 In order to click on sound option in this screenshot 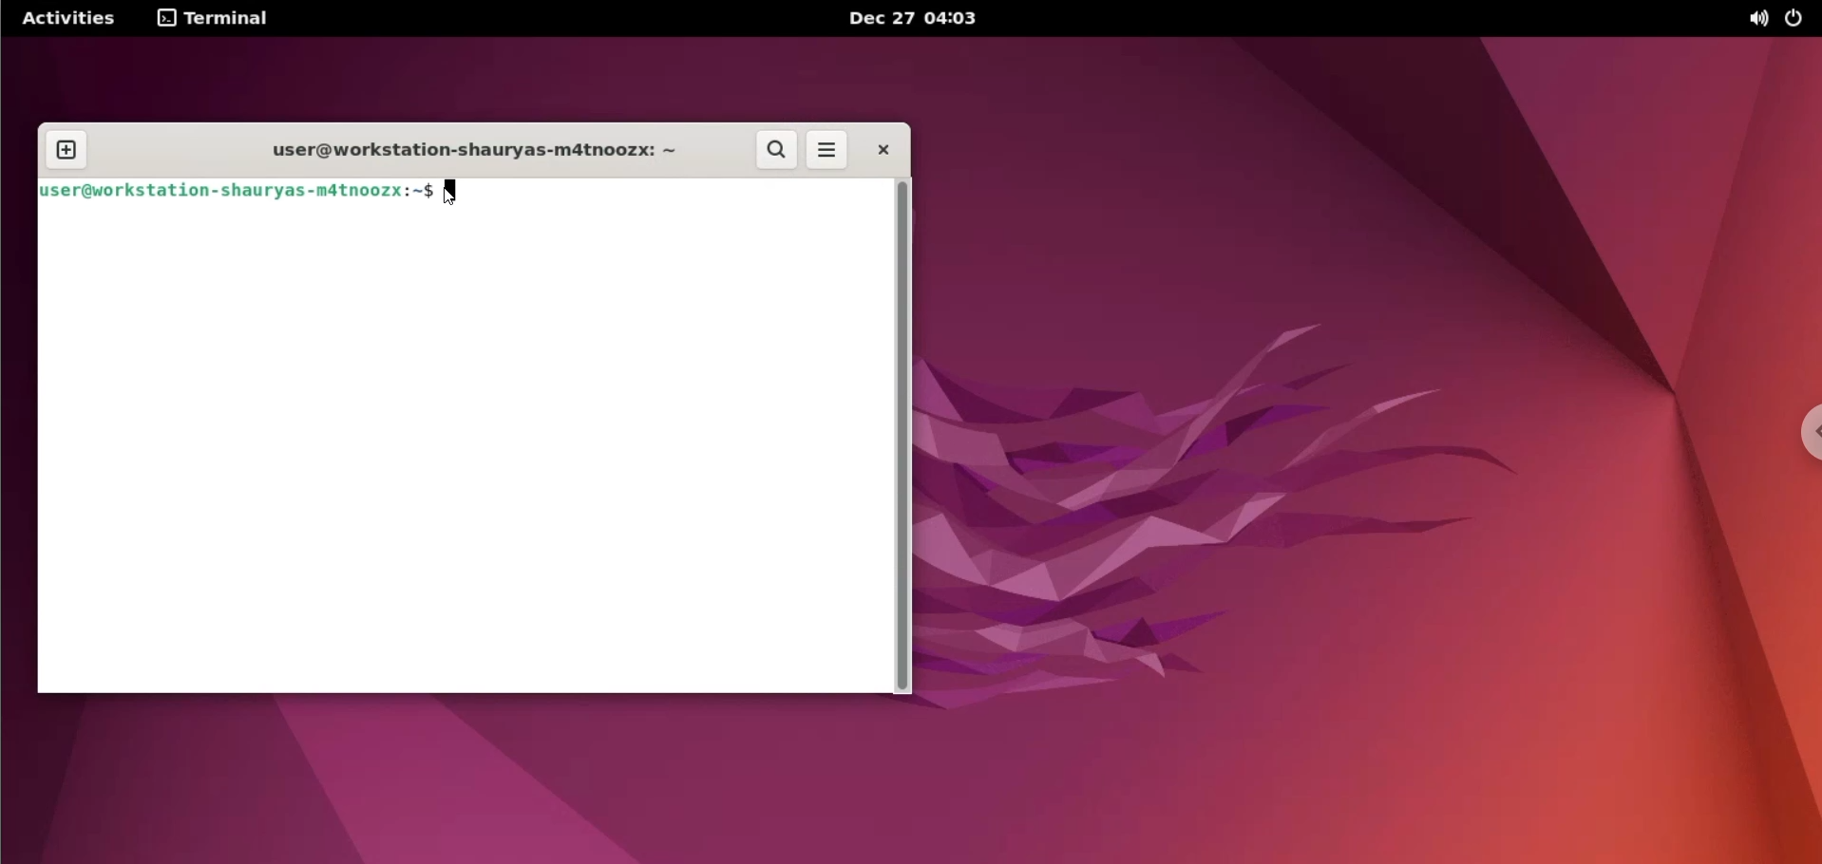, I will do `click(1749, 19)`.